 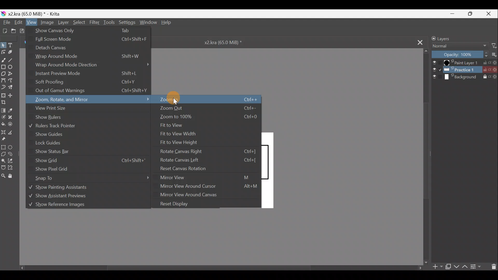 What do you see at coordinates (173, 204) in the screenshot?
I see `Reset display` at bounding box center [173, 204].